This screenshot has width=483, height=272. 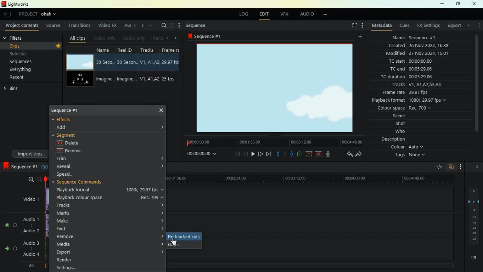 What do you see at coordinates (283, 14) in the screenshot?
I see `vfx` at bounding box center [283, 14].